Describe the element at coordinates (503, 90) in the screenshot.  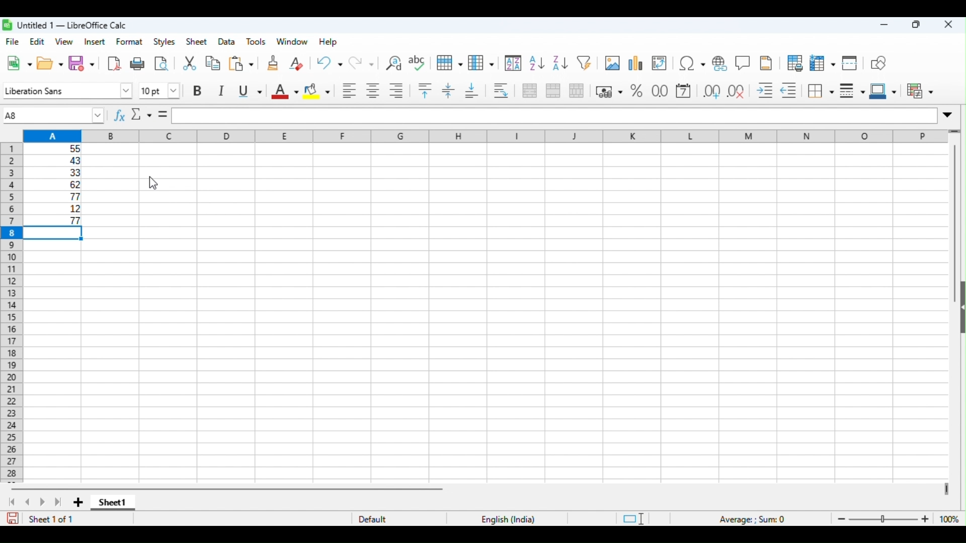
I see `wrap text` at that location.